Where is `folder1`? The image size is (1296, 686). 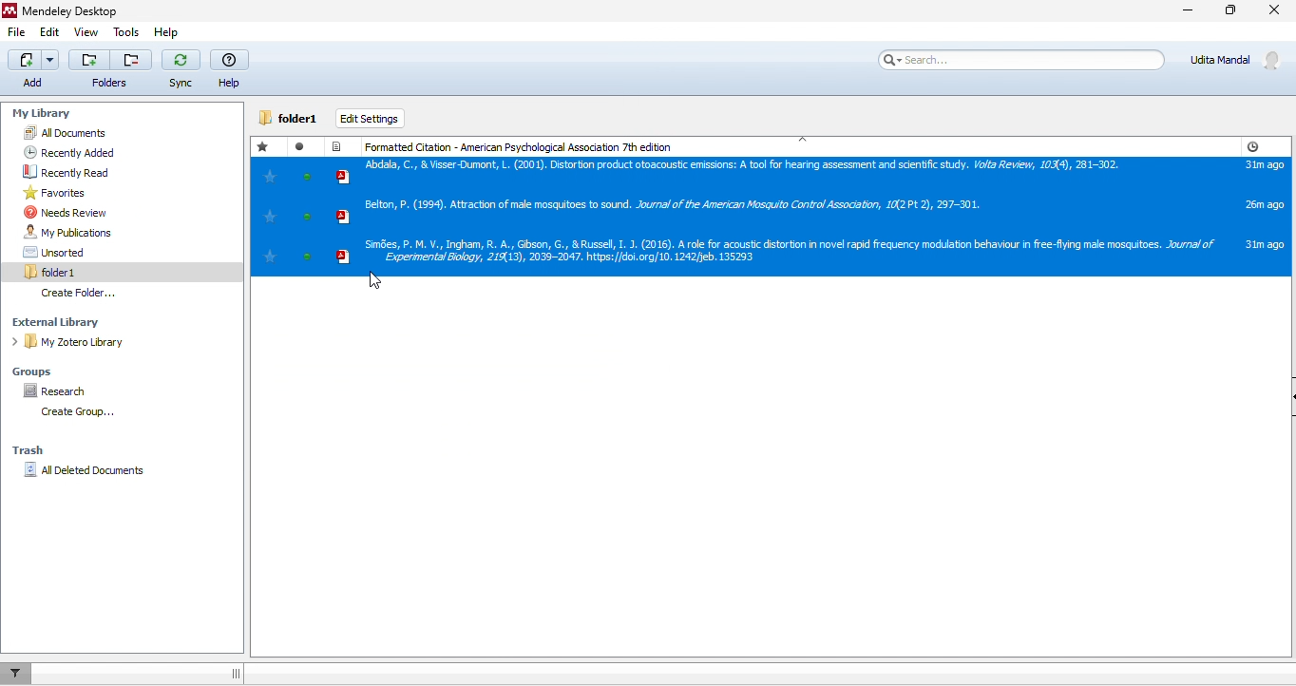
folder1 is located at coordinates (74, 270).